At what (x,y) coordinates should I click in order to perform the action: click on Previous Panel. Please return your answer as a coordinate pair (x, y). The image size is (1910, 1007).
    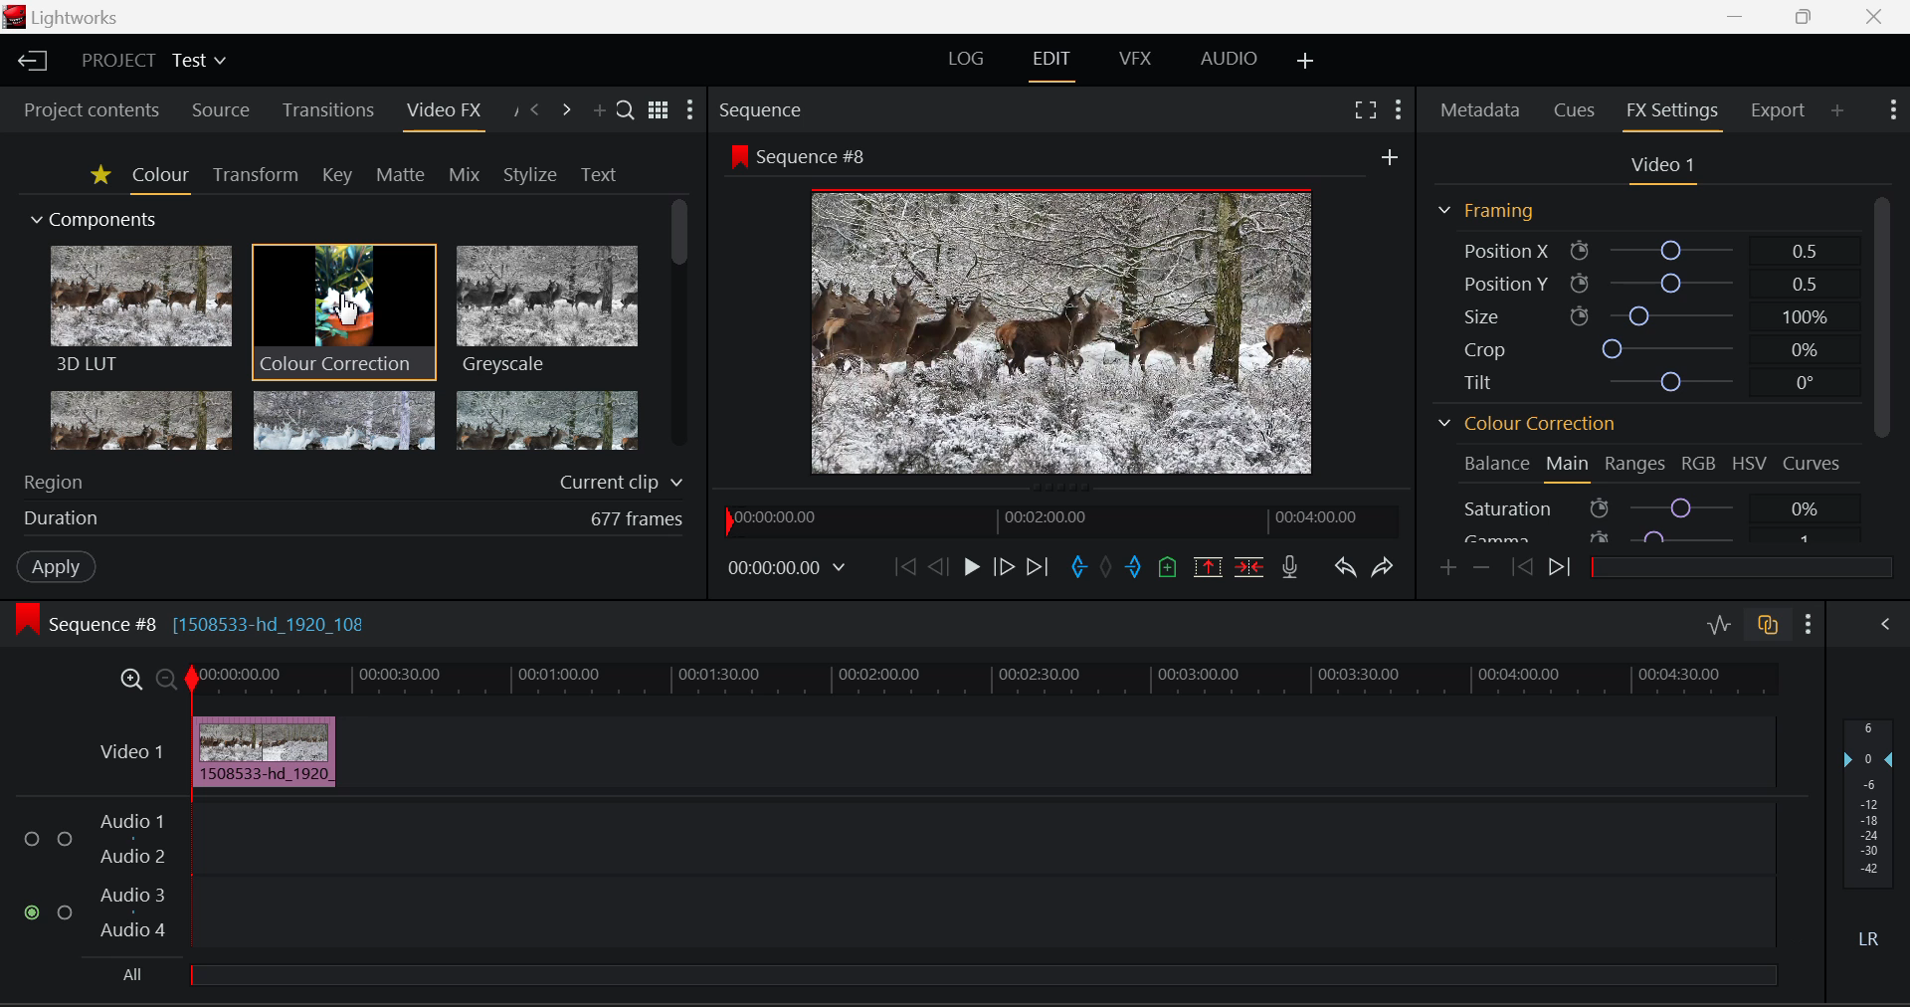
    Looking at the image, I should click on (535, 108).